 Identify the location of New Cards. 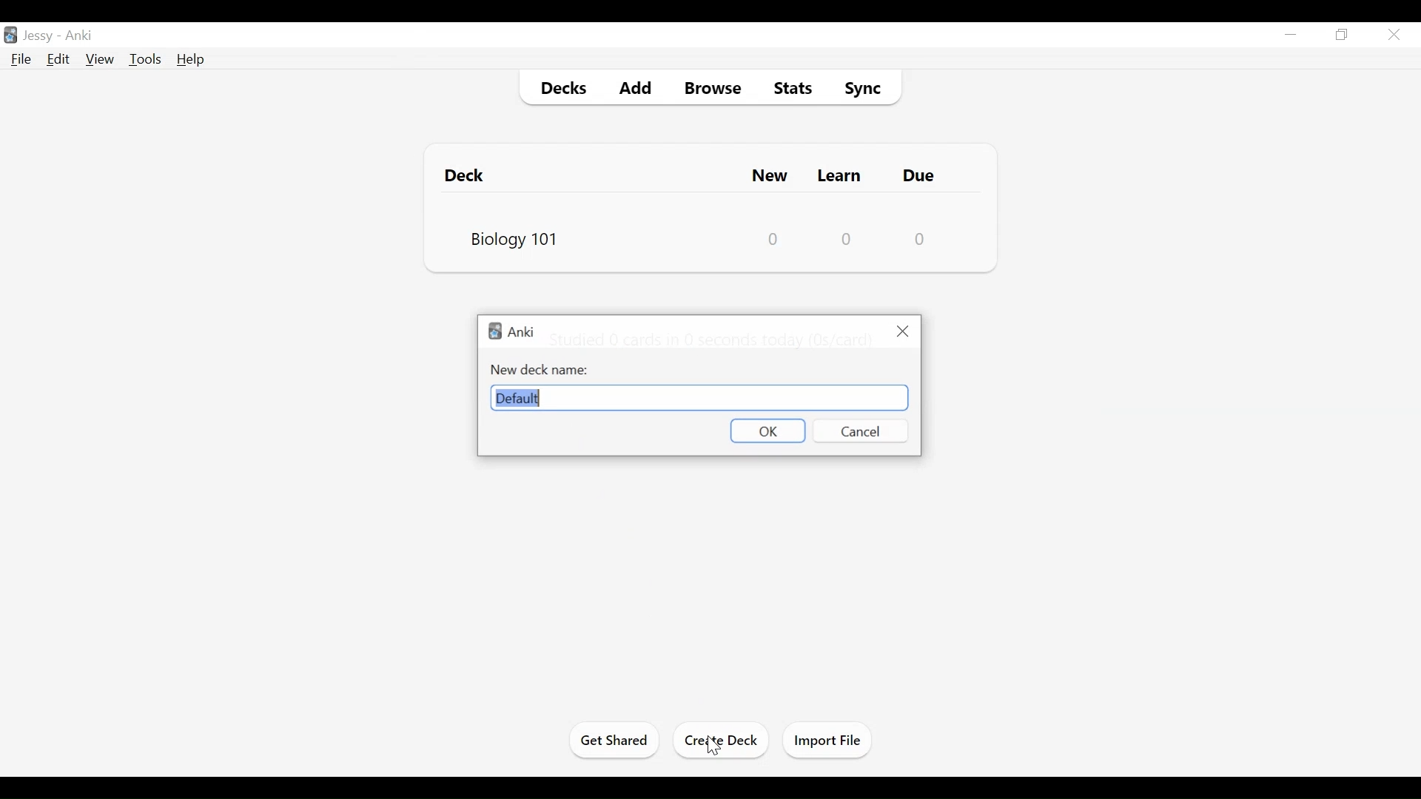
(771, 175).